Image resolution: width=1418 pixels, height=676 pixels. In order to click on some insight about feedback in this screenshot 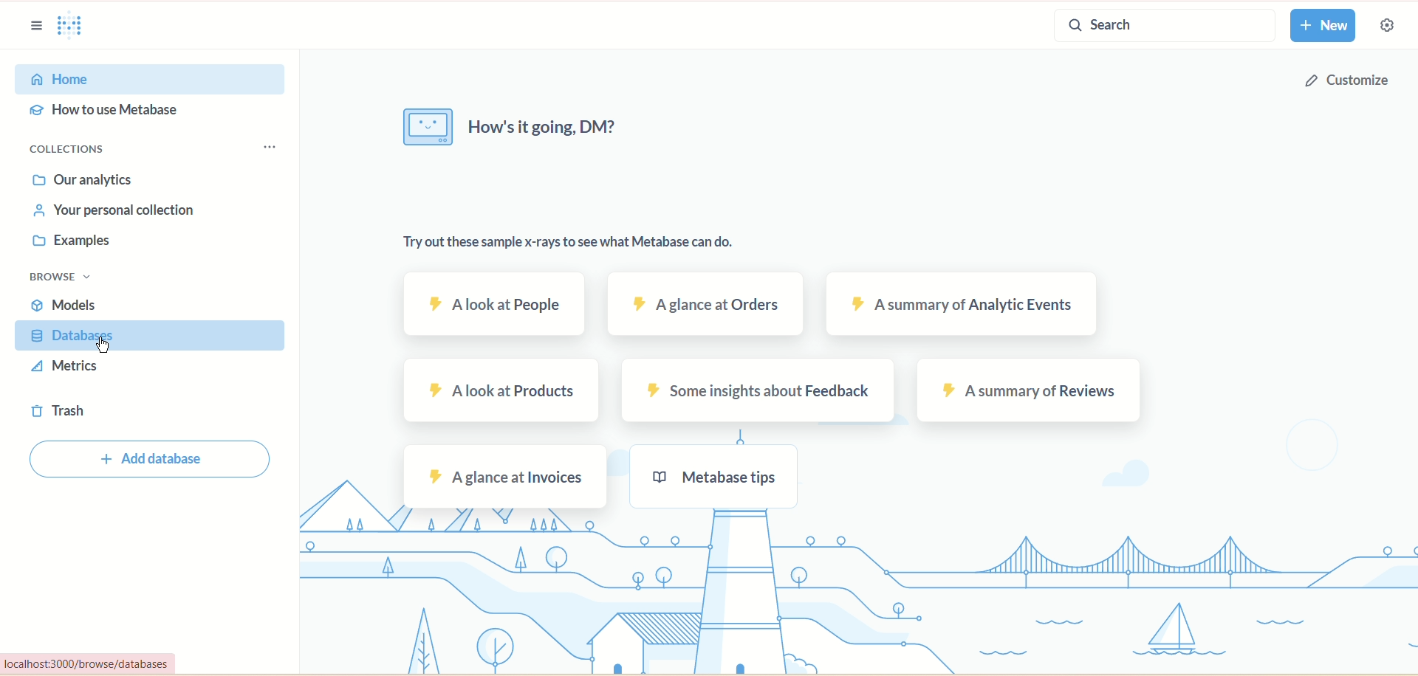, I will do `click(753, 394)`.